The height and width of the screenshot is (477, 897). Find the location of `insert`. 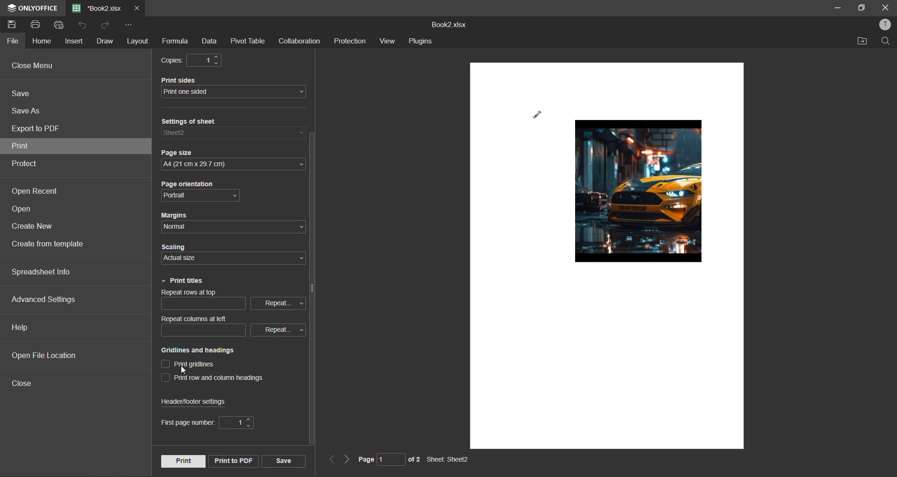

insert is located at coordinates (72, 41).